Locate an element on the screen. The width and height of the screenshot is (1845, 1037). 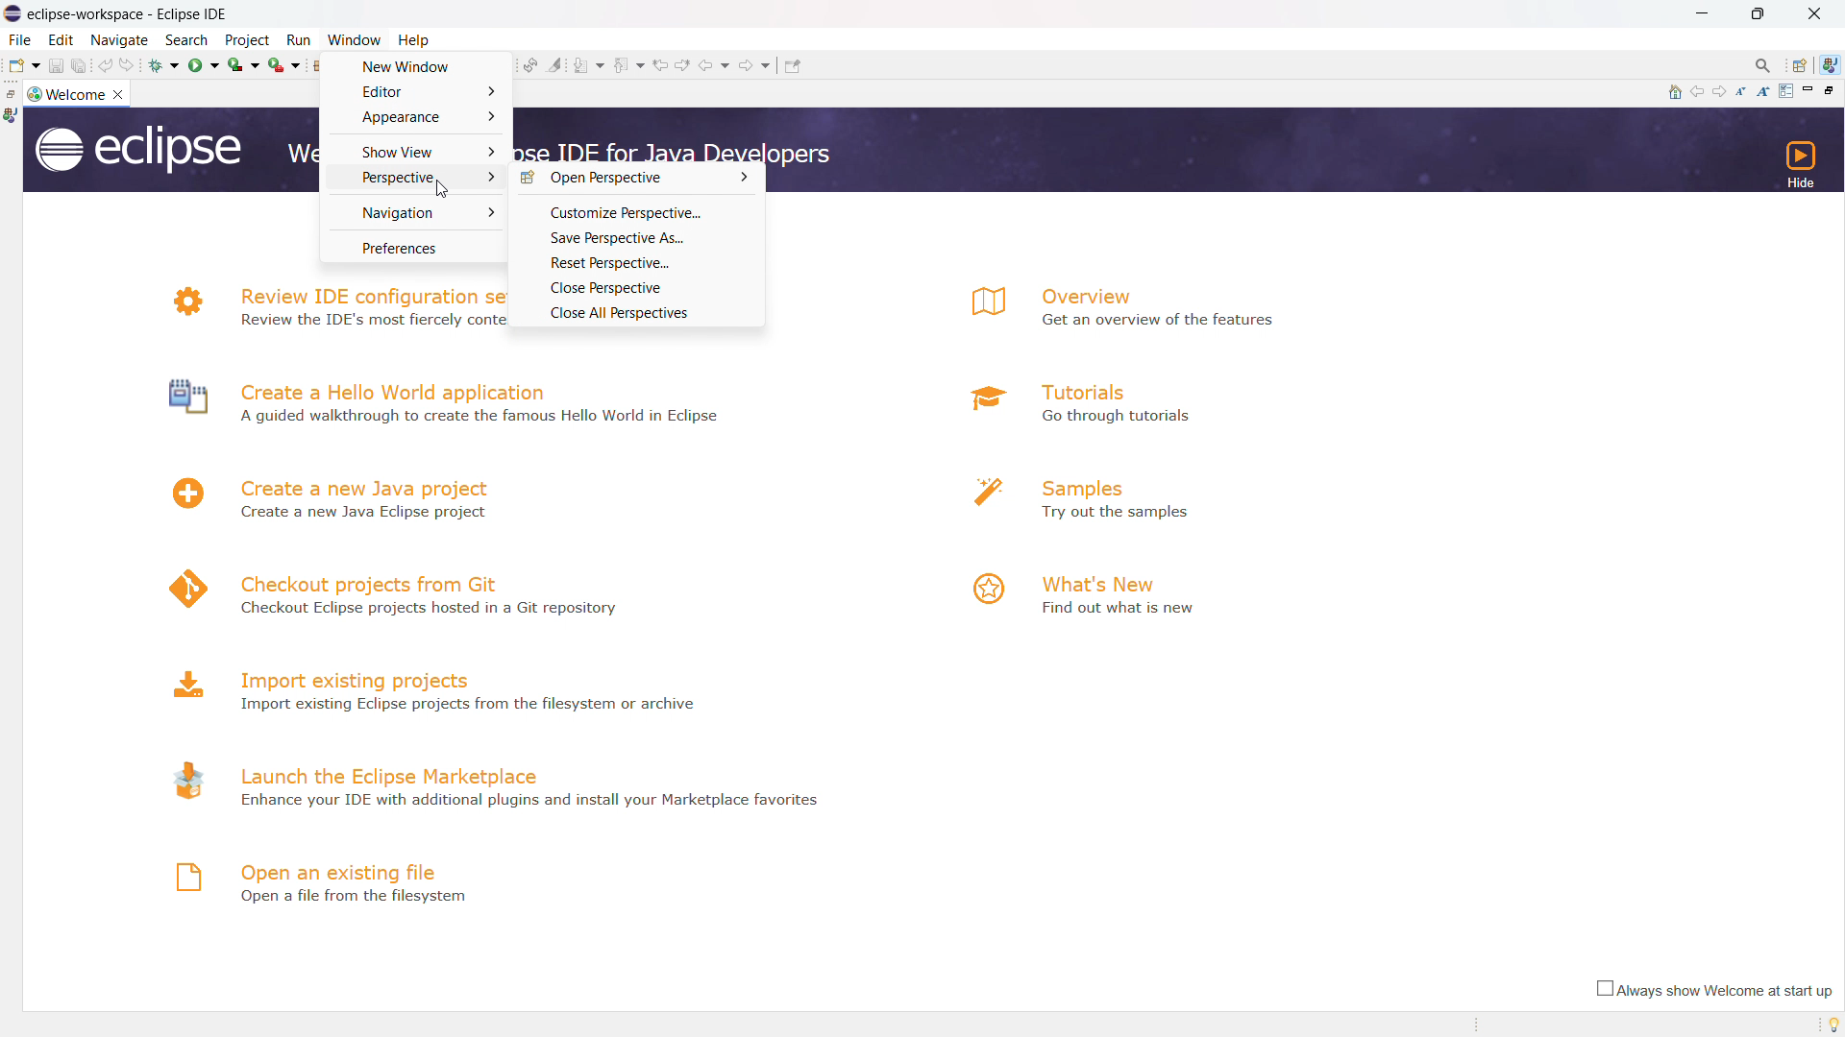
pin editor is located at coordinates (793, 65).